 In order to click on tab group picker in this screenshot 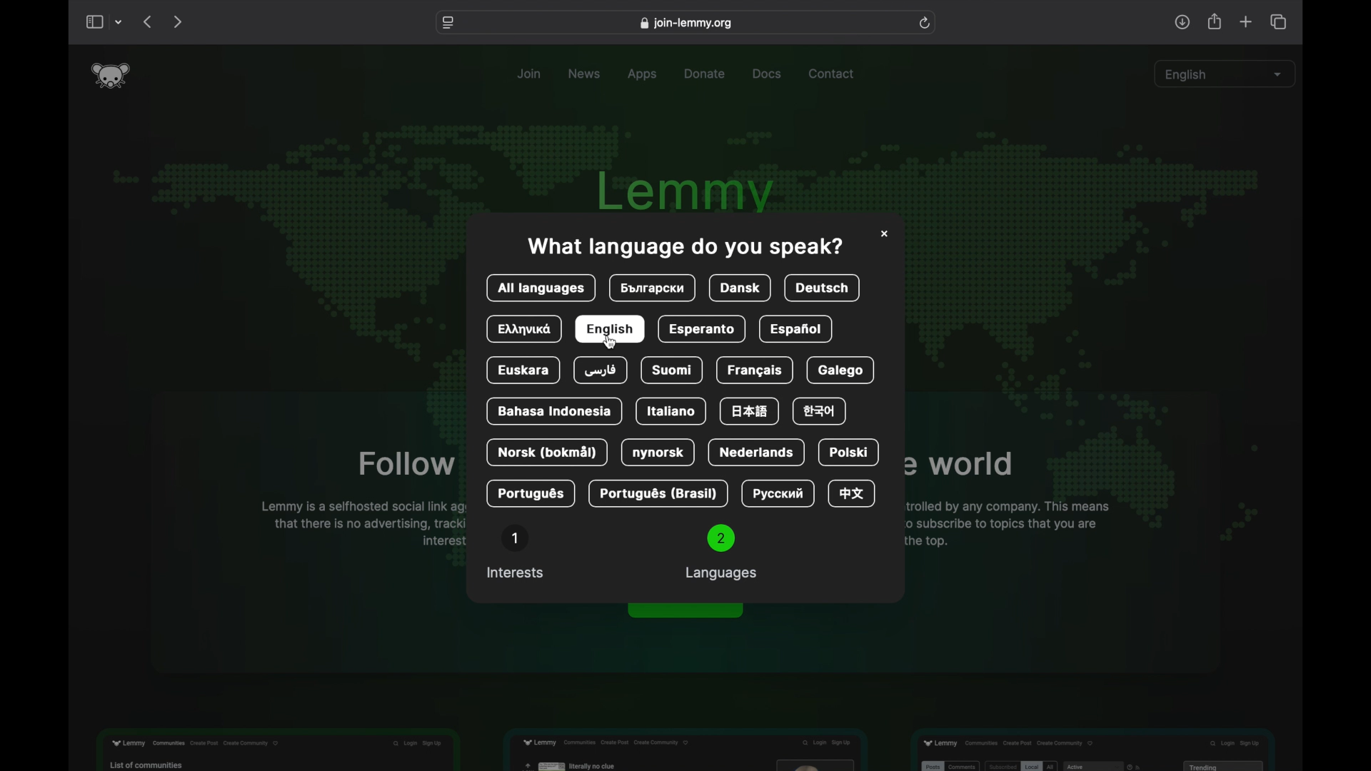, I will do `click(119, 23)`.